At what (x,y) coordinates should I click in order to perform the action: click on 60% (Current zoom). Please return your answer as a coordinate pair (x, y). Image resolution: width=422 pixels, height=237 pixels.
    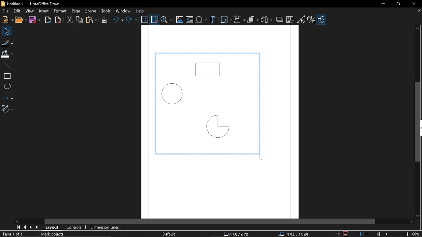
    Looking at the image, I should click on (416, 234).